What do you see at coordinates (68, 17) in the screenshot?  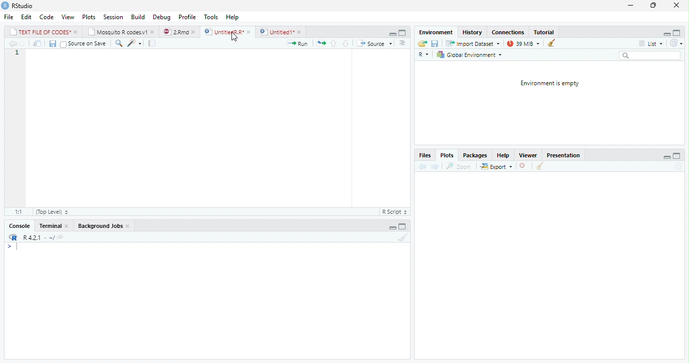 I see `View` at bounding box center [68, 17].